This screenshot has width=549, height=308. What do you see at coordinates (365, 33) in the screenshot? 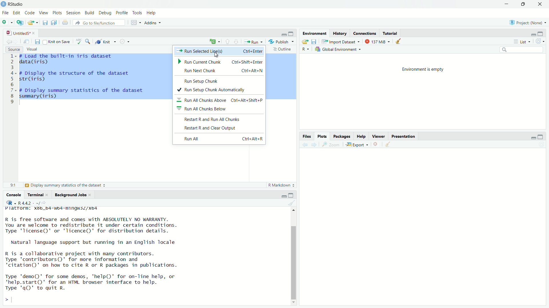
I see `Connections` at bounding box center [365, 33].